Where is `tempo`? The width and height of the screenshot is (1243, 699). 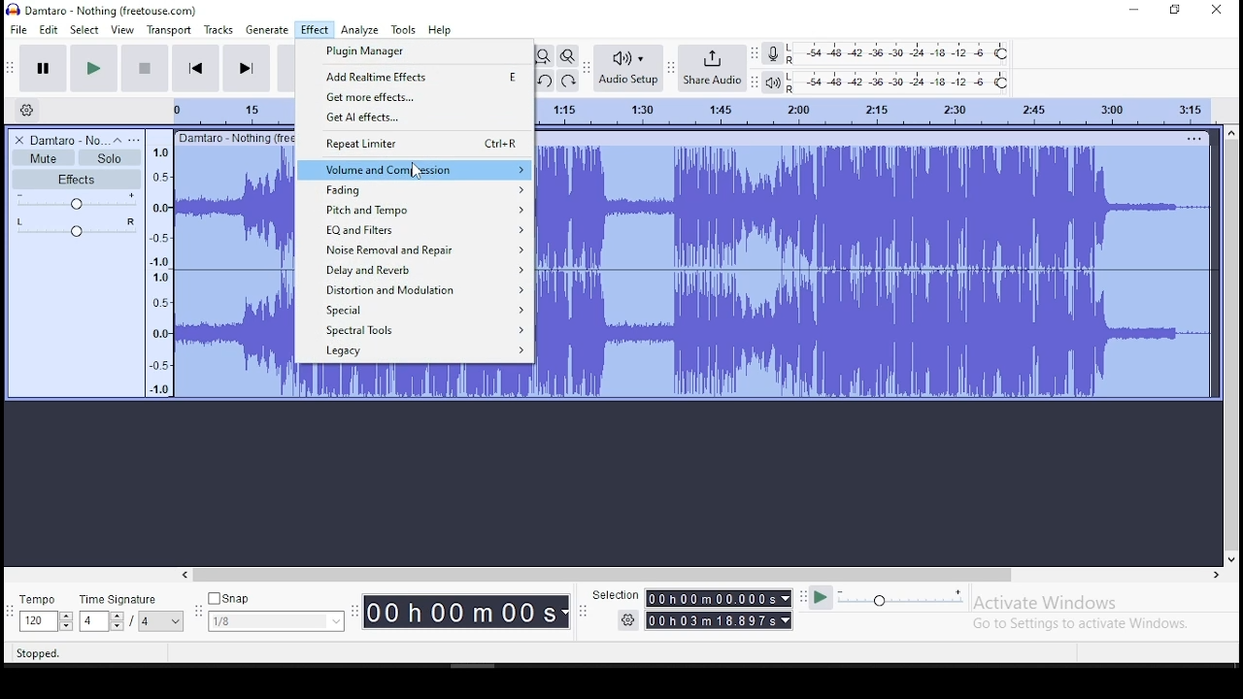 tempo is located at coordinates (43, 611).